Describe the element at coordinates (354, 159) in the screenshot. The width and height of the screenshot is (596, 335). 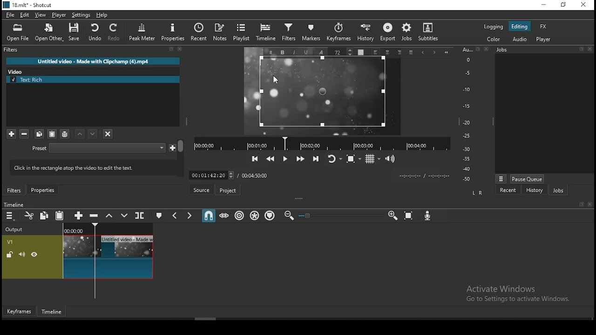
I see `toggle zoom` at that location.